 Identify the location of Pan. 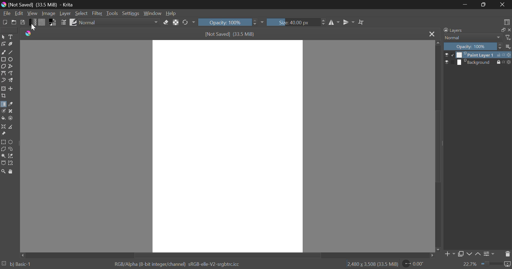
(10, 171).